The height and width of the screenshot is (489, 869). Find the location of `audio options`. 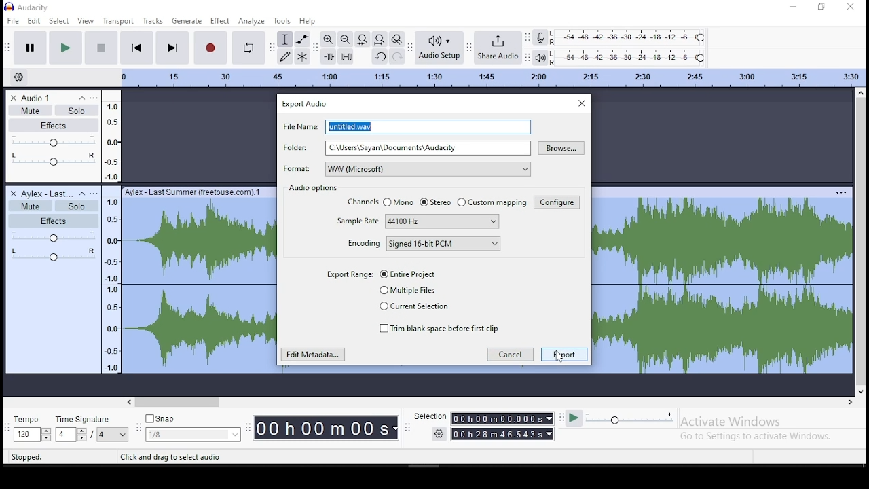

audio options is located at coordinates (313, 188).